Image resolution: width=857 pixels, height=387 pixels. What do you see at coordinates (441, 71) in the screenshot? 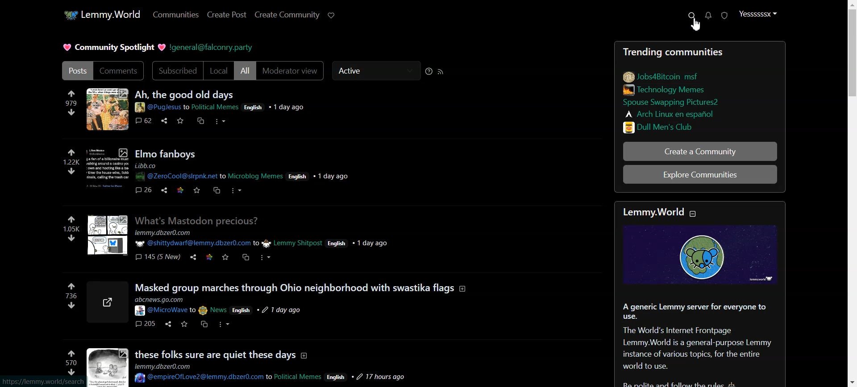
I see `RSS` at bounding box center [441, 71].